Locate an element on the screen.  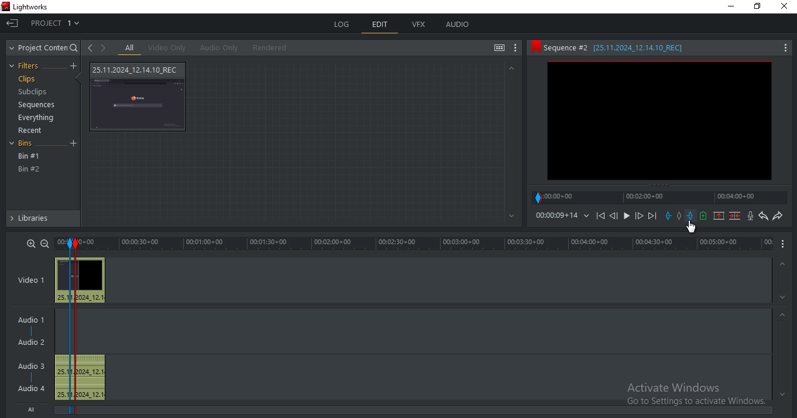
Audio 3 is located at coordinates (30, 365).